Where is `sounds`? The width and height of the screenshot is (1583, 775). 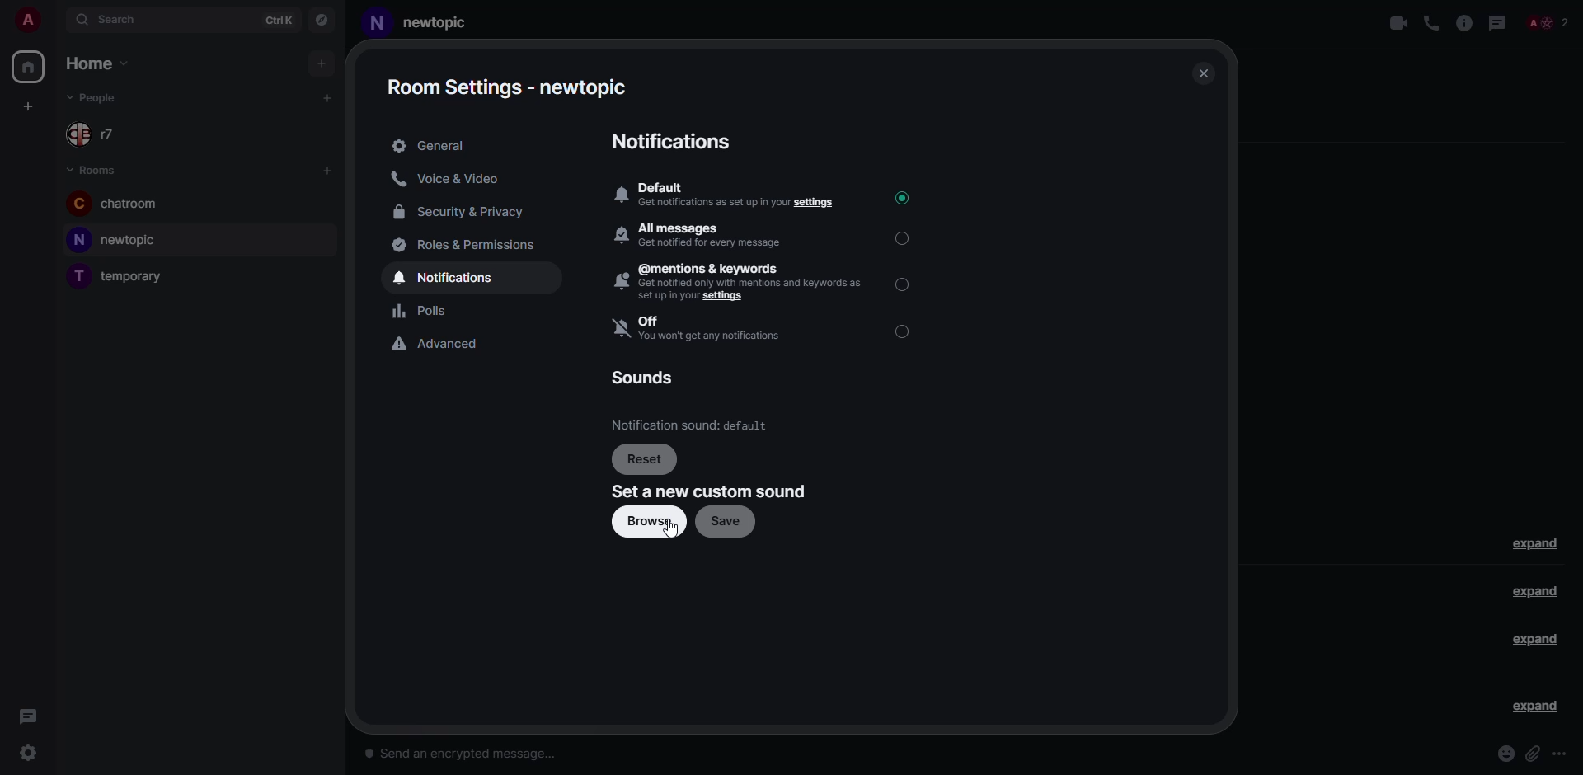
sounds is located at coordinates (645, 377).